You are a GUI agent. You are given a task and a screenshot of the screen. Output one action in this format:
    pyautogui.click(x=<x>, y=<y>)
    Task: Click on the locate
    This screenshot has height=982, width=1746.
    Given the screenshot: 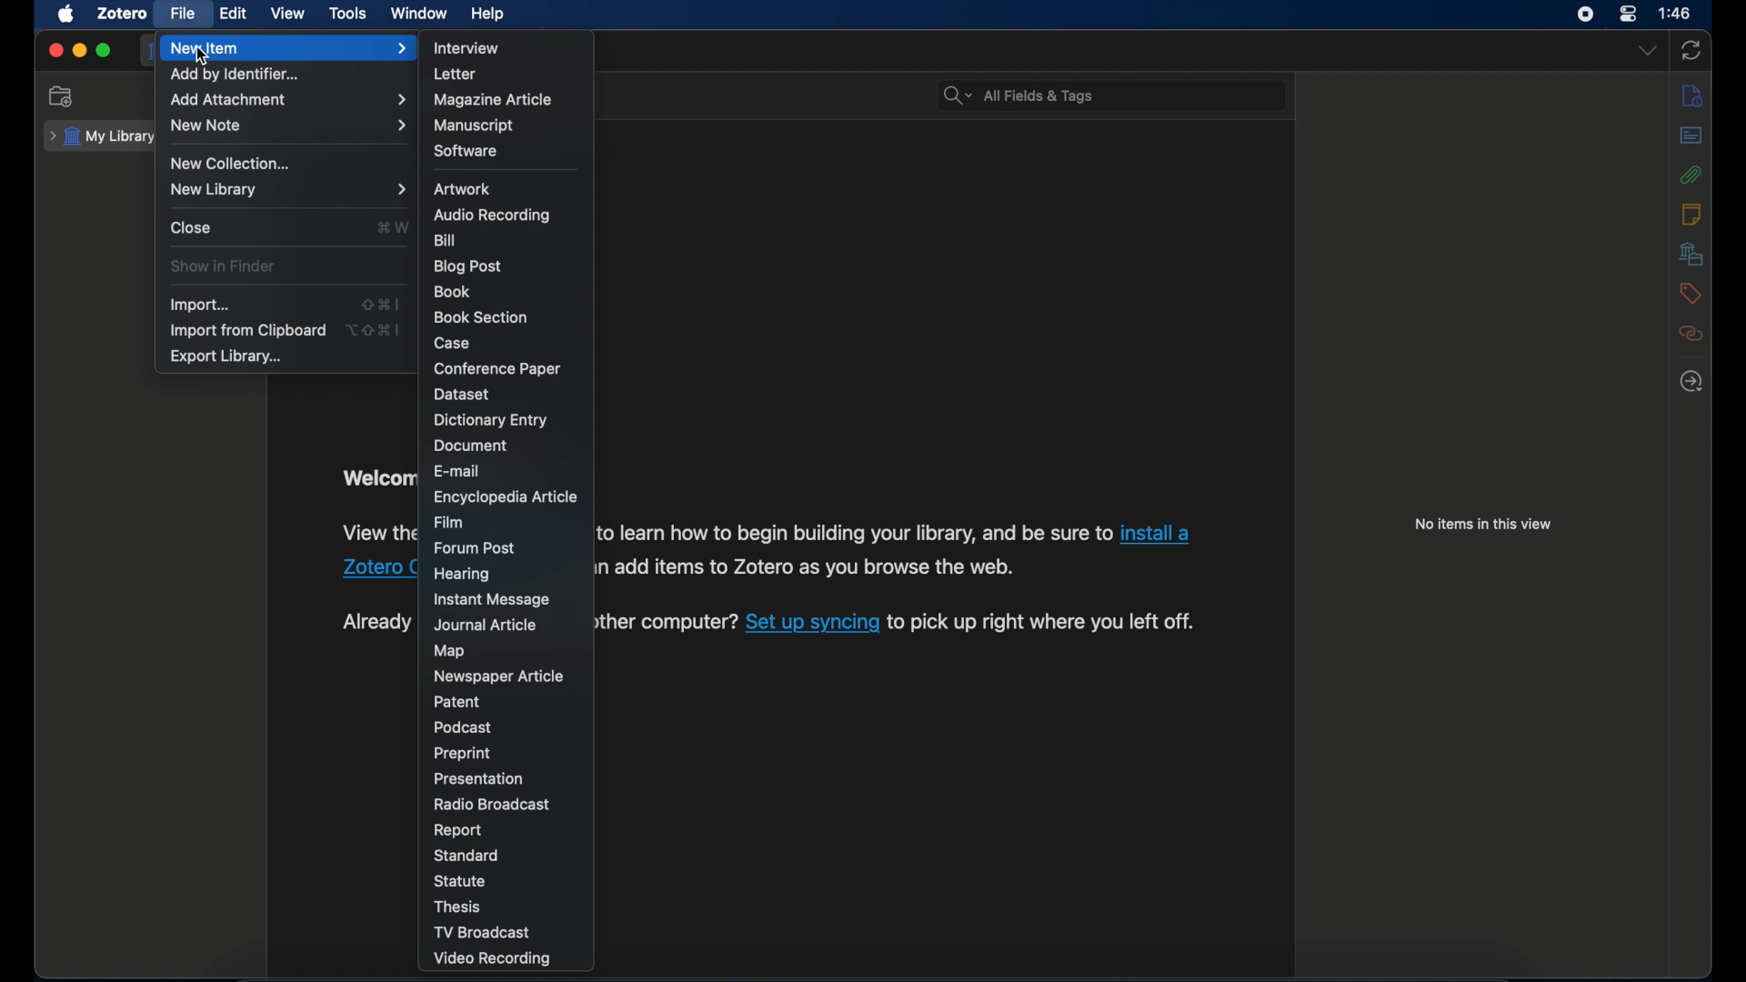 What is the action you would take?
    pyautogui.click(x=1691, y=381)
    